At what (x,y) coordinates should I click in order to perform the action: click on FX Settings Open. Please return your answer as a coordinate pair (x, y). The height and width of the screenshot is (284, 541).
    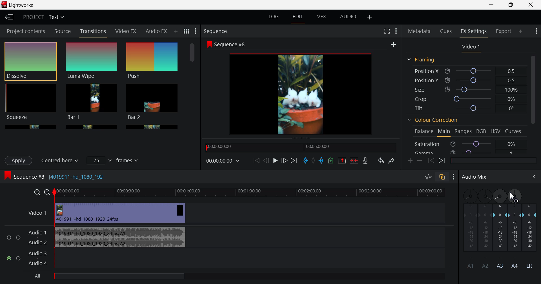
    Looking at the image, I should click on (475, 32).